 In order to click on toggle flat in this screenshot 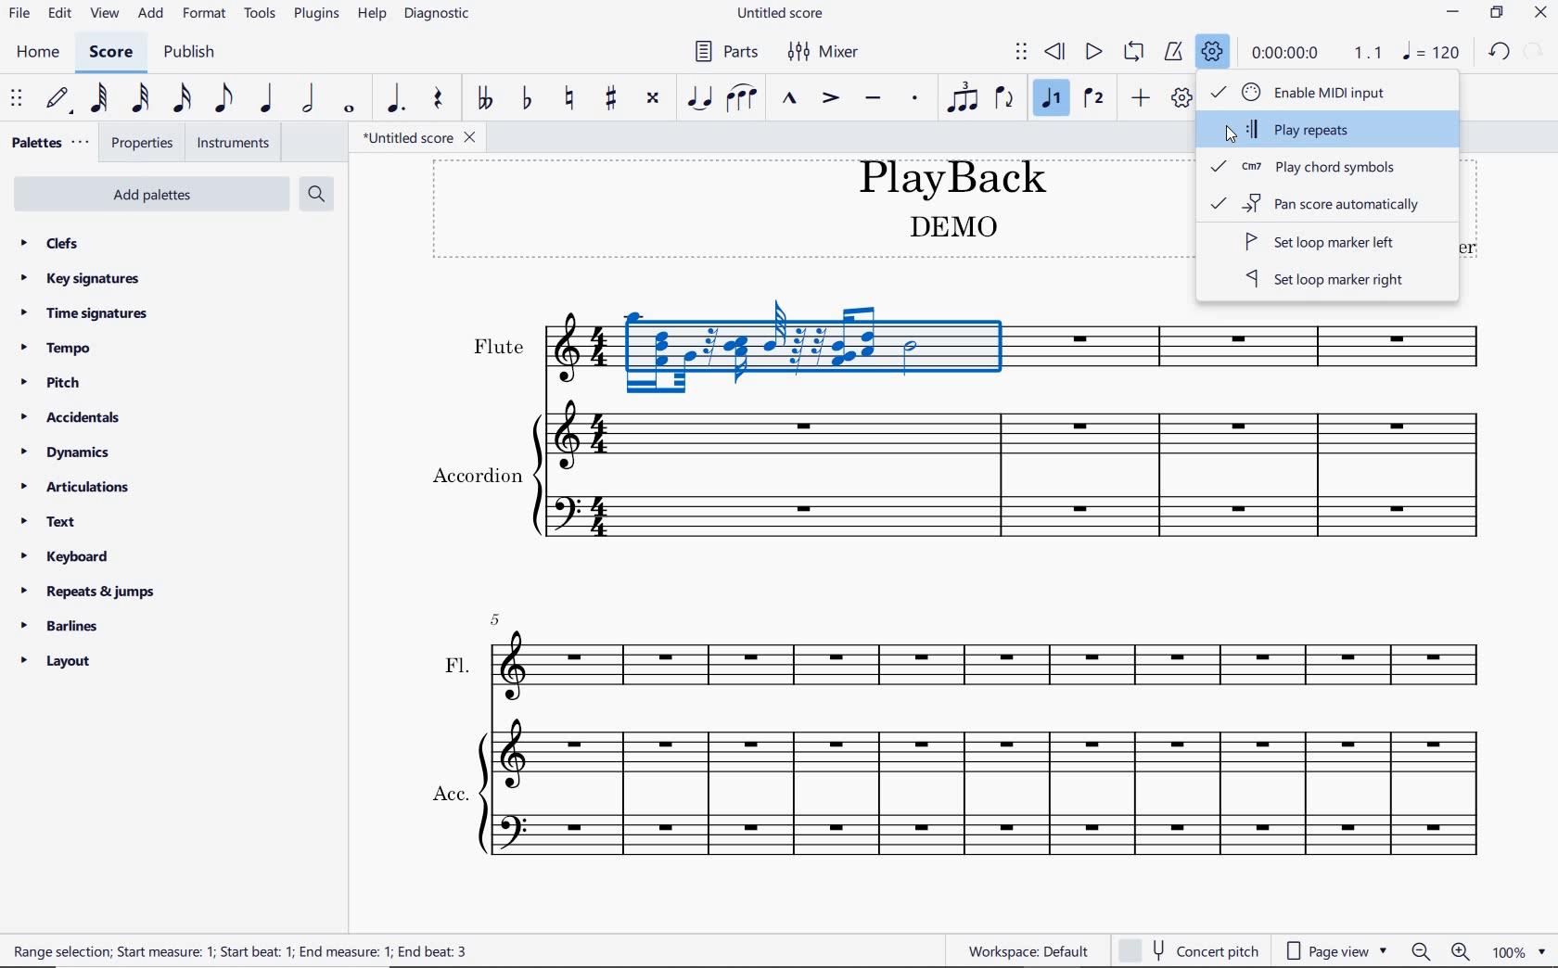, I will do `click(525, 98)`.